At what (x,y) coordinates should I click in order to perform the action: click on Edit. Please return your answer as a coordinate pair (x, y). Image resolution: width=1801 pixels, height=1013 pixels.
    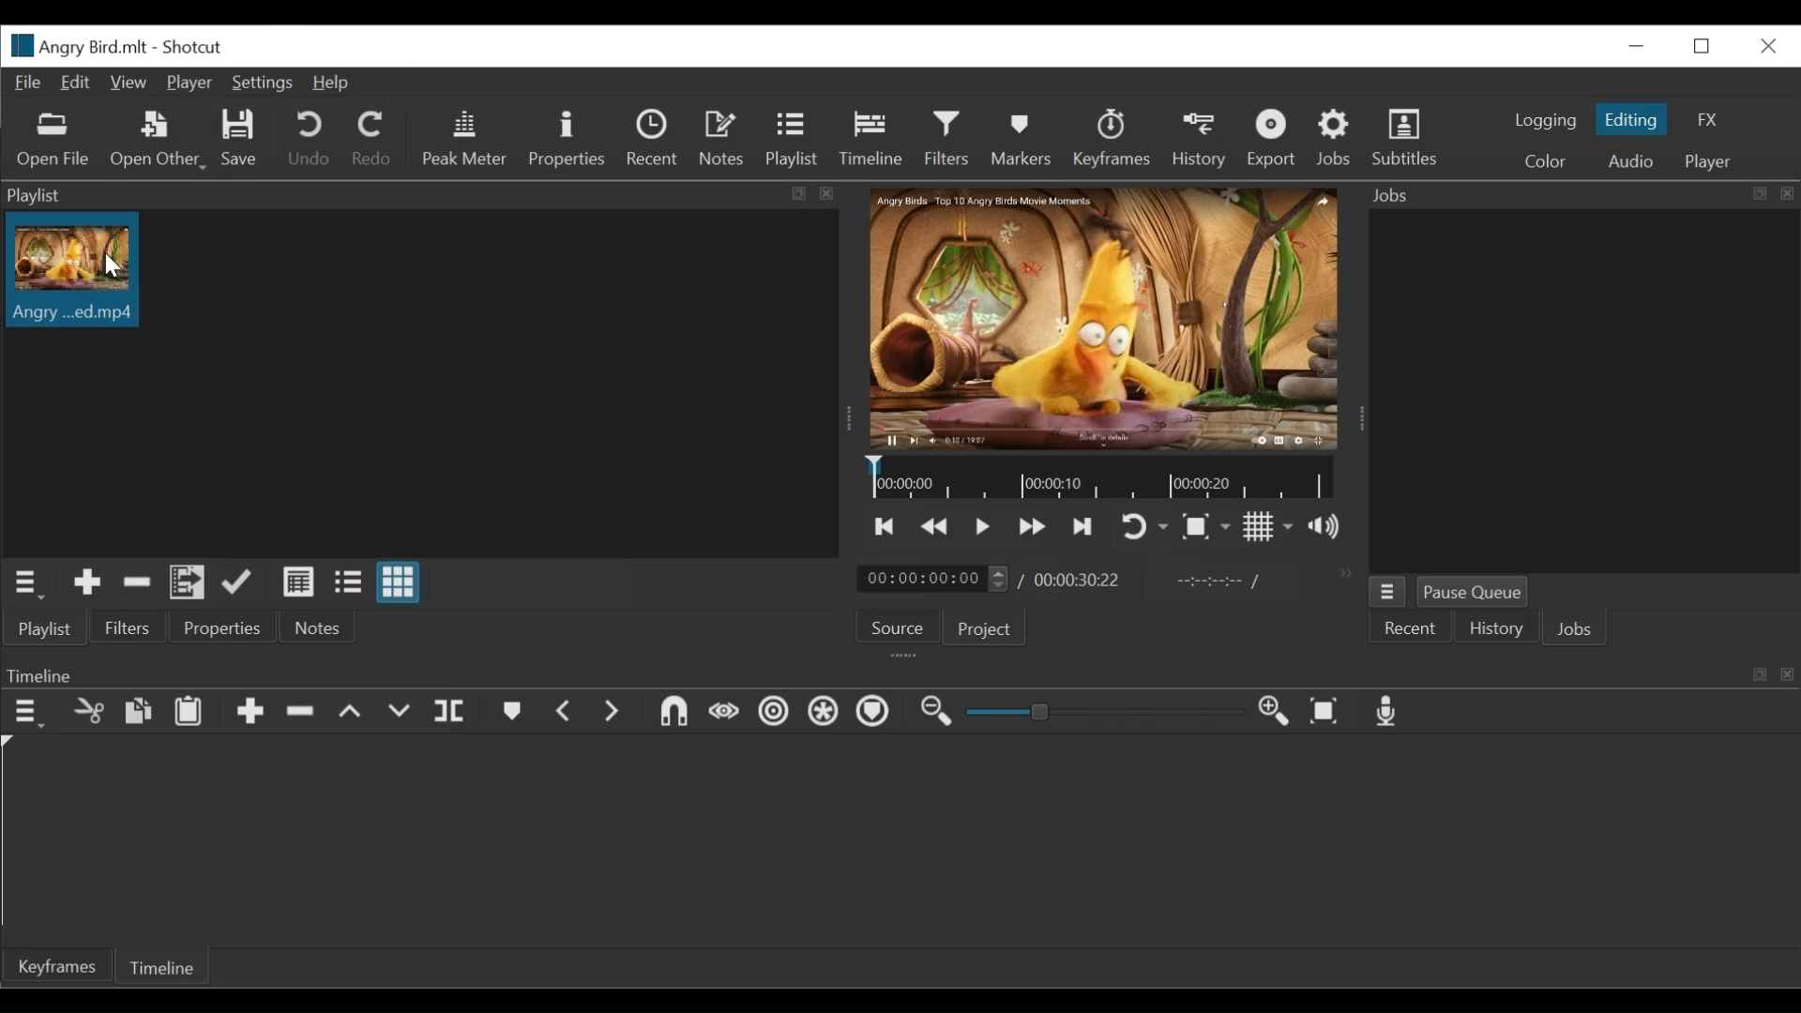
    Looking at the image, I should click on (77, 83).